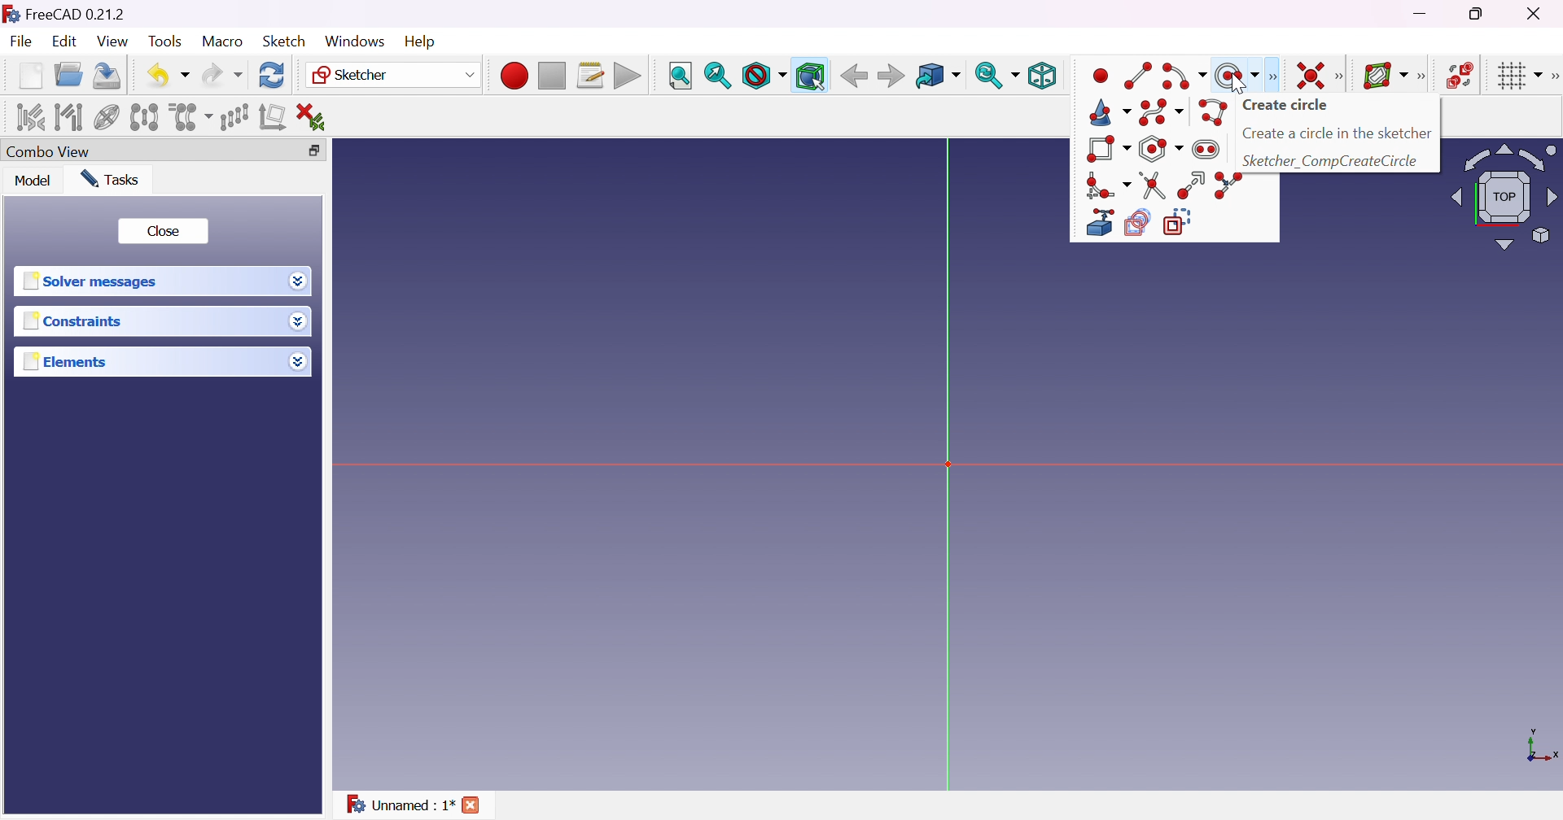 This screenshot has height=820, width=1563. What do you see at coordinates (68, 75) in the screenshot?
I see `Open` at bounding box center [68, 75].